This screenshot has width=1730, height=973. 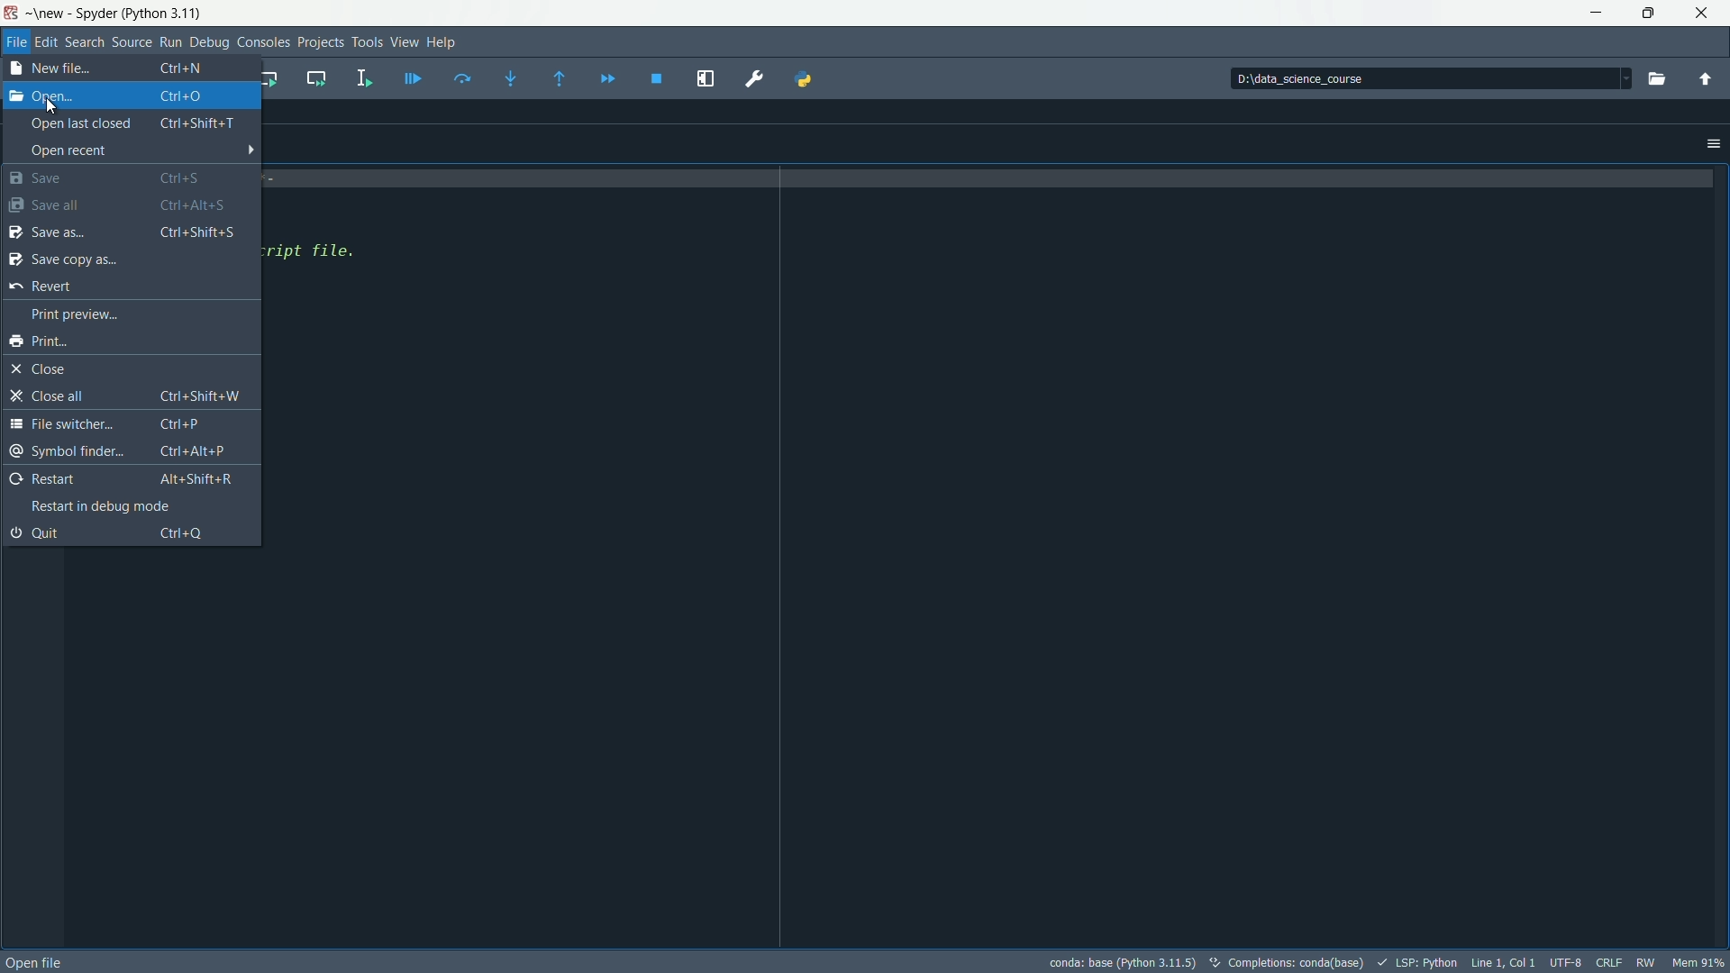 What do you see at coordinates (79, 314) in the screenshot?
I see `print review` at bounding box center [79, 314].